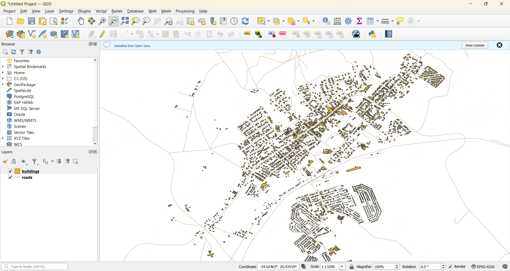  What do you see at coordinates (267, 266) in the screenshot?
I see `coordinates` at bounding box center [267, 266].